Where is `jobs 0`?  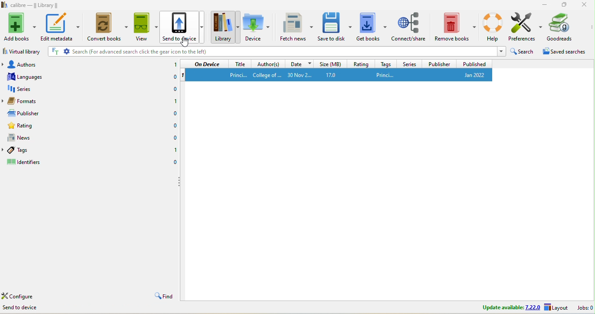
jobs 0 is located at coordinates (585, 307).